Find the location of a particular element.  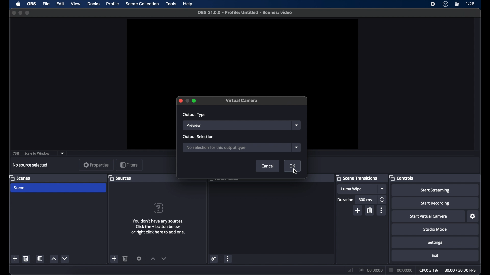

studio mode is located at coordinates (435, 229).